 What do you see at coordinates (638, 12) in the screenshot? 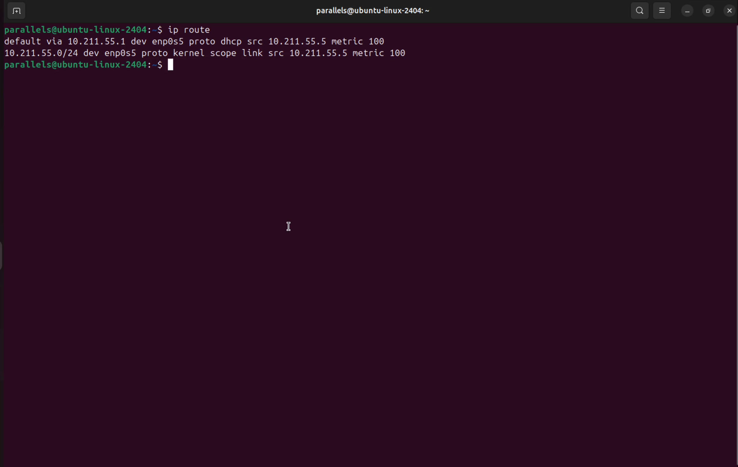
I see `search` at bounding box center [638, 12].